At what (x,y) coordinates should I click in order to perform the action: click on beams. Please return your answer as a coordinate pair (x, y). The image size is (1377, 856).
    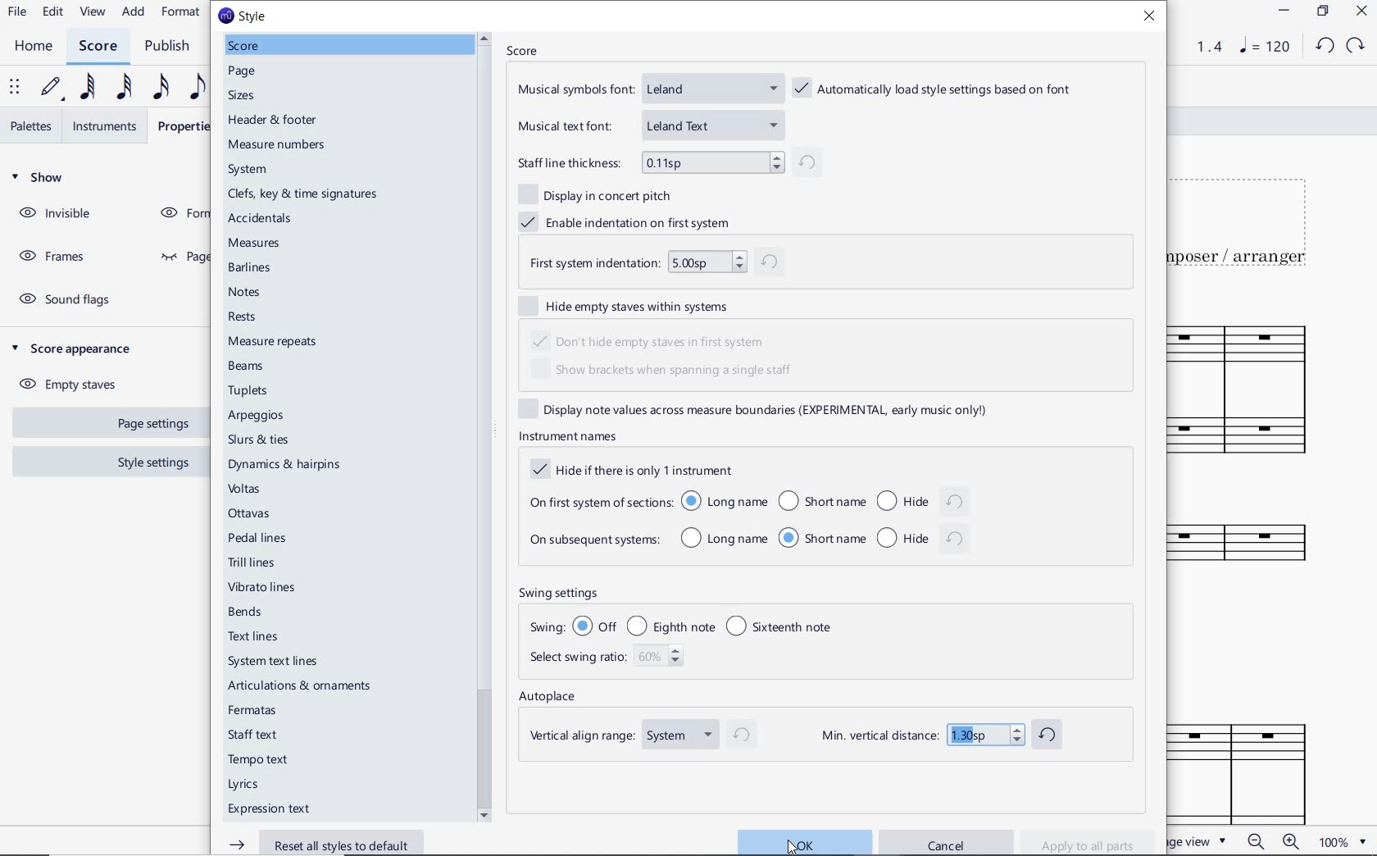
    Looking at the image, I should click on (249, 368).